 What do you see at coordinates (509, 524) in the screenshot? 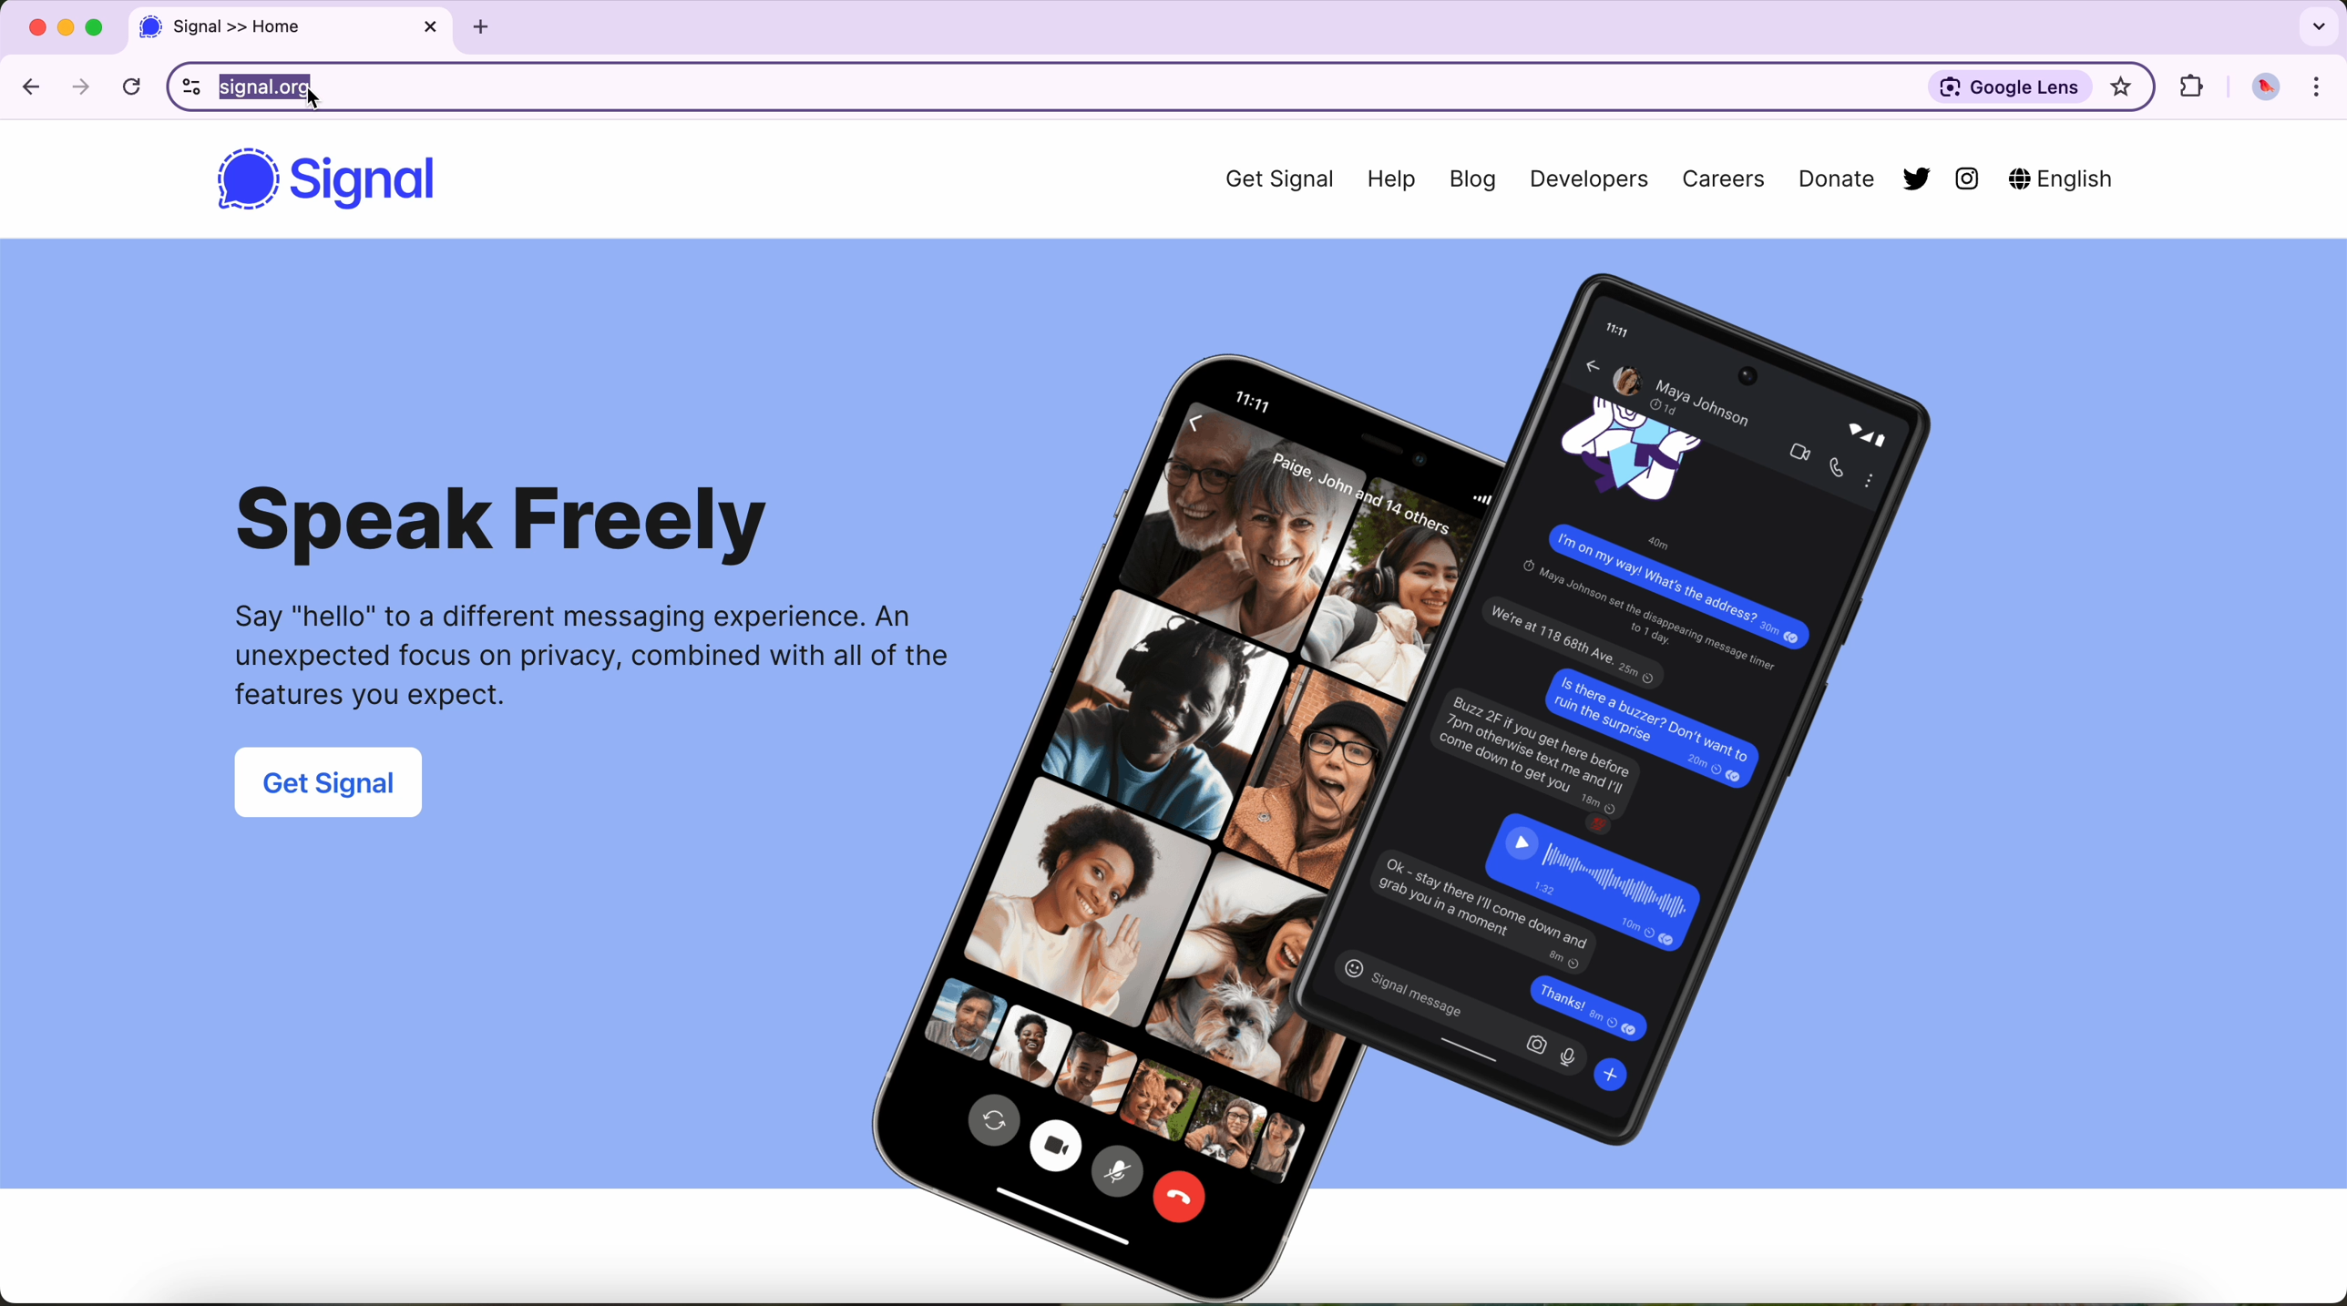
I see `Speak Freely` at bounding box center [509, 524].